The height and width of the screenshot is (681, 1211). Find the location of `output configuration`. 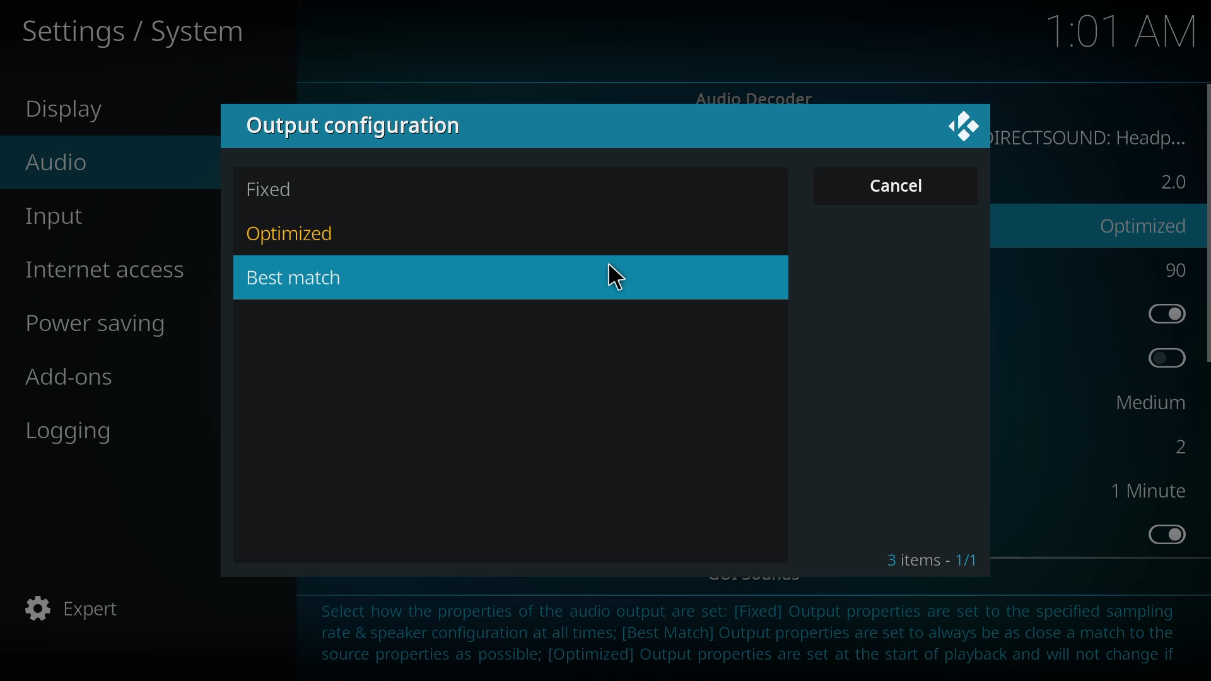

output configuration is located at coordinates (357, 125).